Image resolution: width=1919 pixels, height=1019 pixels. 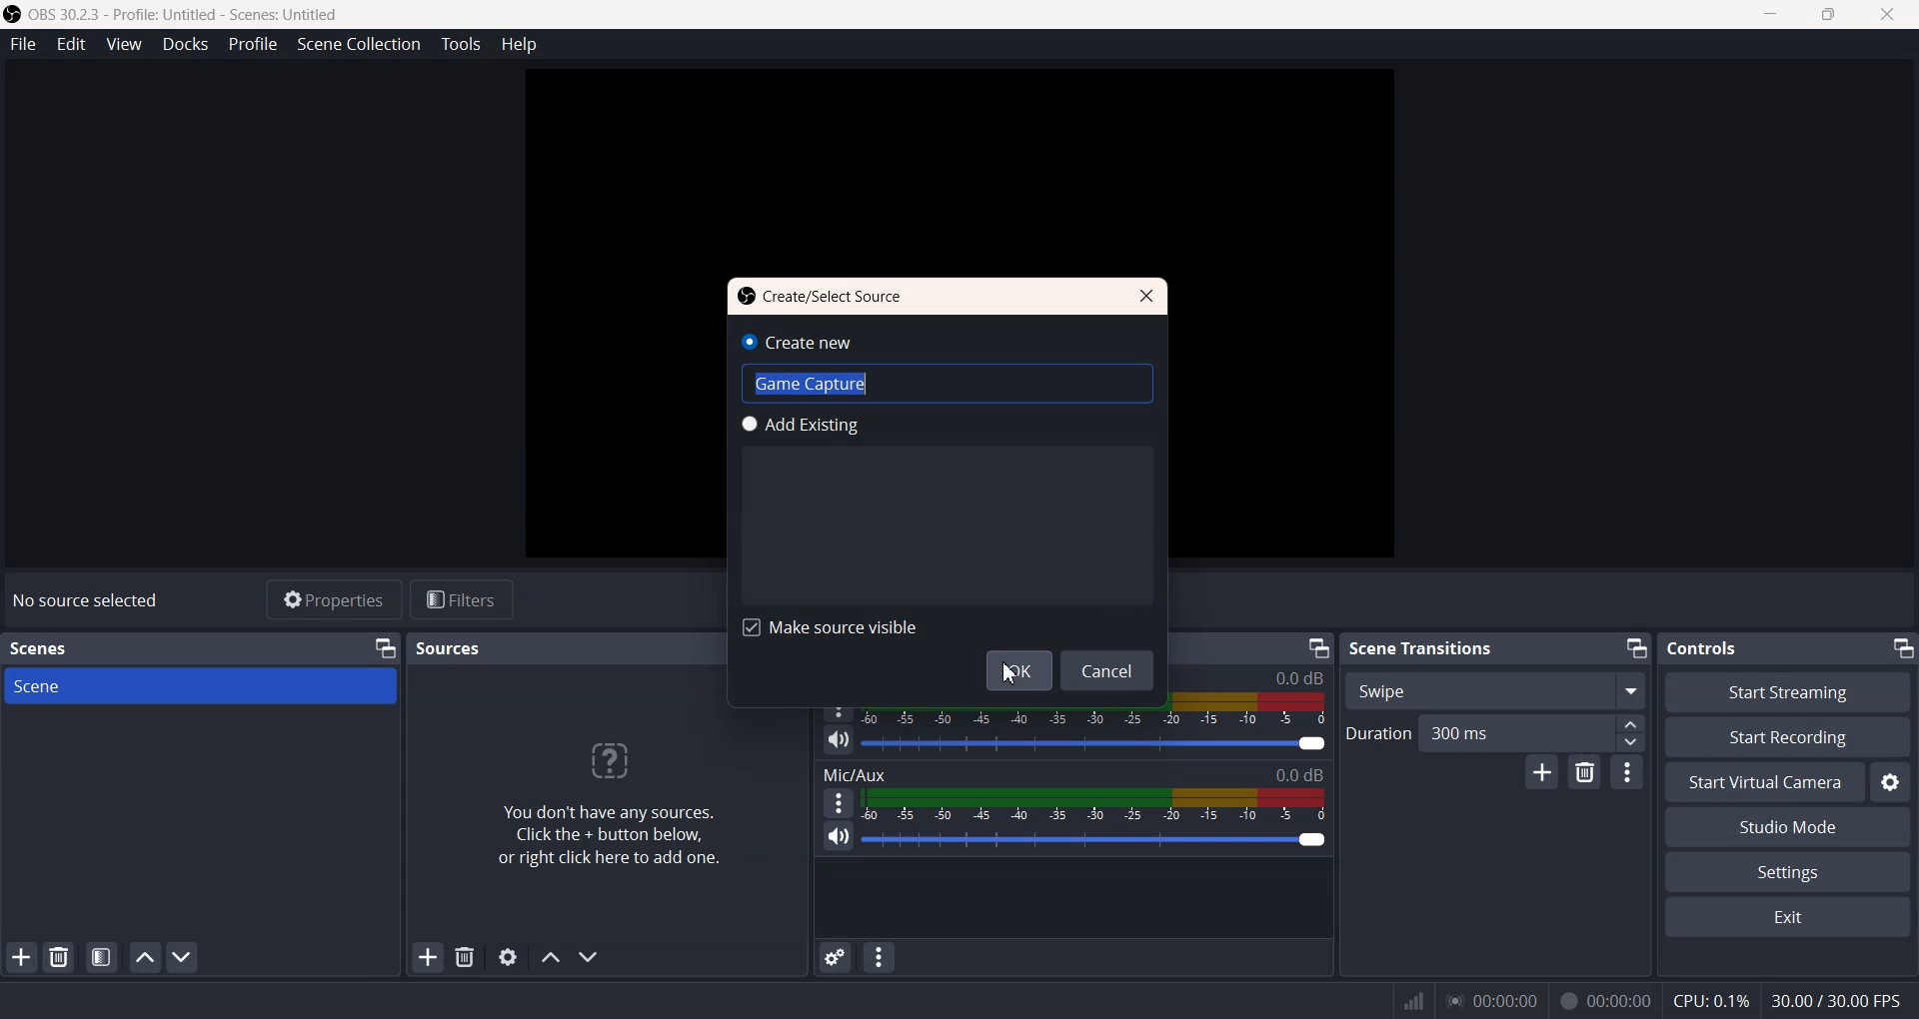 I want to click on Move Source Down, so click(x=589, y=956).